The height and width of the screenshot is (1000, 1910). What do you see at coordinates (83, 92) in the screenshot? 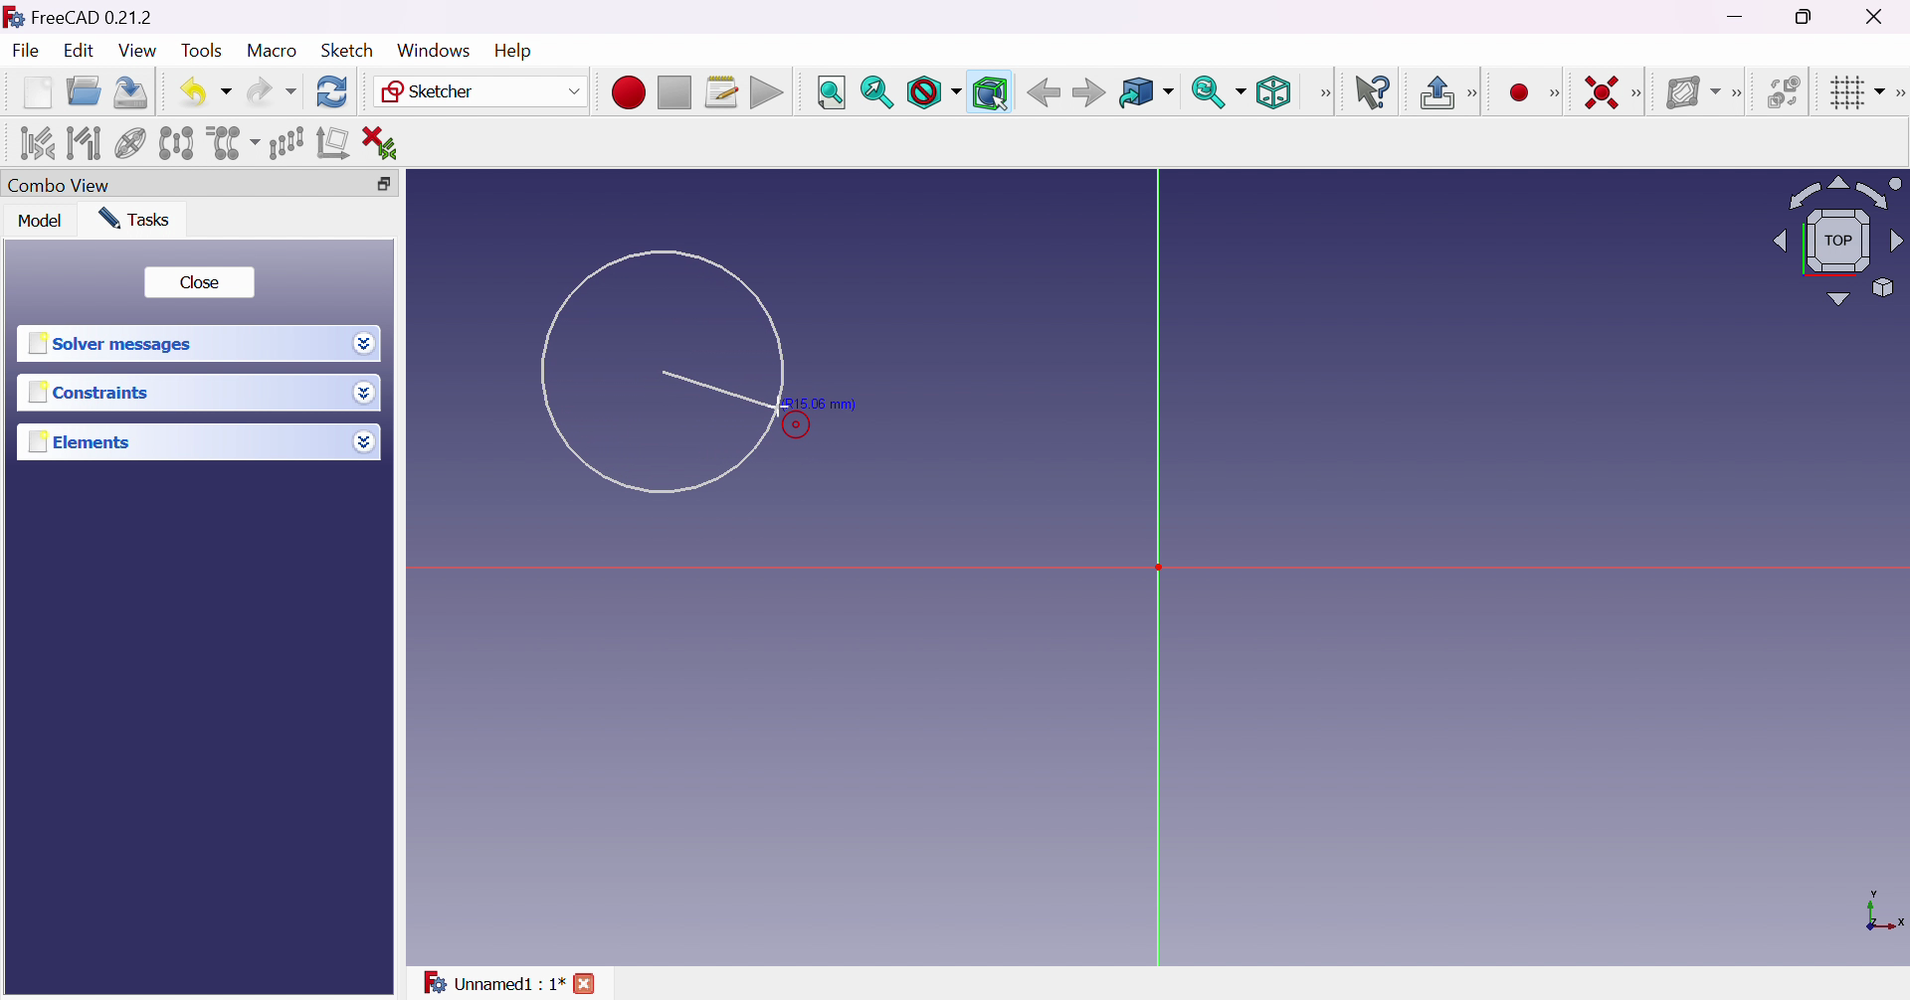
I see `Open...` at bounding box center [83, 92].